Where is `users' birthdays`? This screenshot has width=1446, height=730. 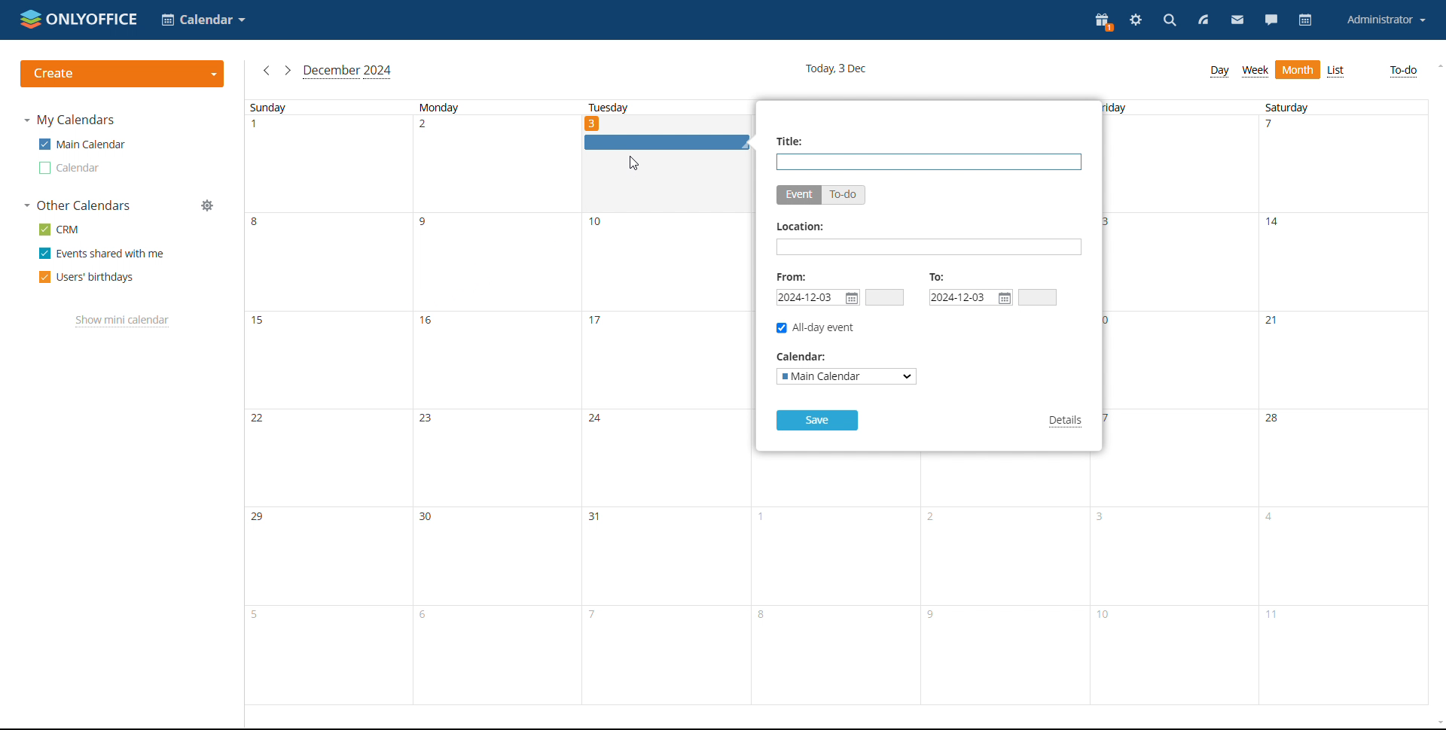 users' birthdays is located at coordinates (87, 277).